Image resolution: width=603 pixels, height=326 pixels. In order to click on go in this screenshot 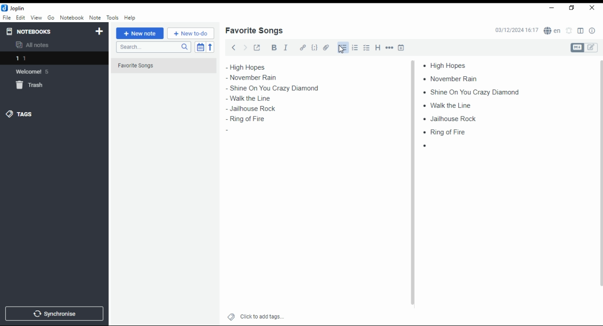, I will do `click(52, 19)`.